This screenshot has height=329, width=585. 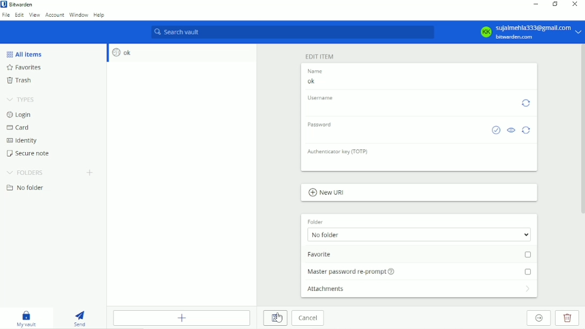 What do you see at coordinates (421, 253) in the screenshot?
I see `mark as favorite option unlicked` at bounding box center [421, 253].